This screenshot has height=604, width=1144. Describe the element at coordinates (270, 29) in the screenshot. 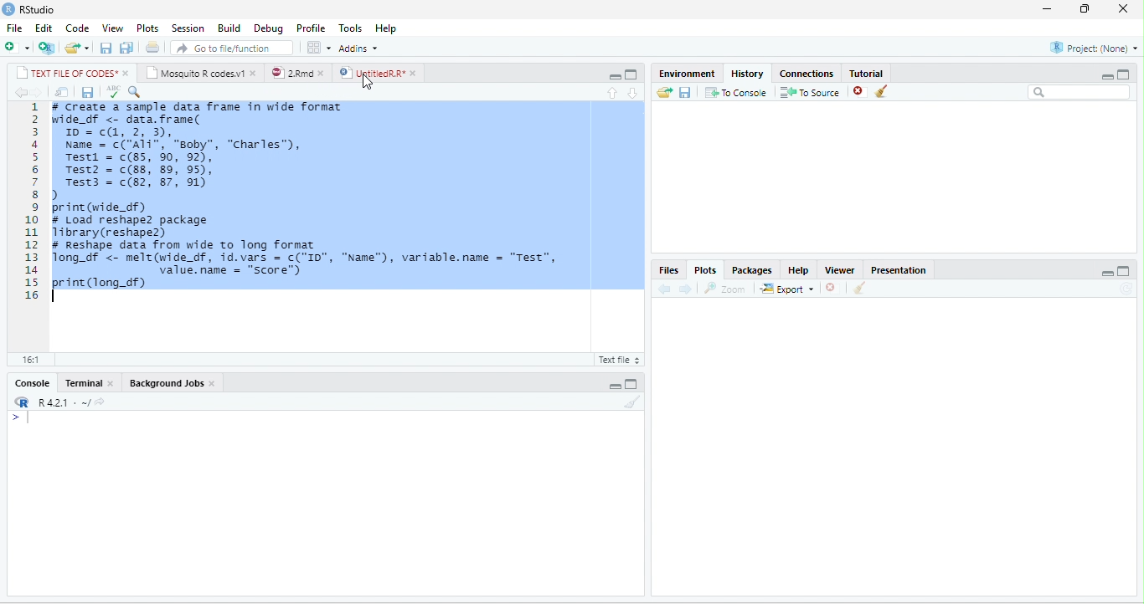

I see `Debug` at that location.